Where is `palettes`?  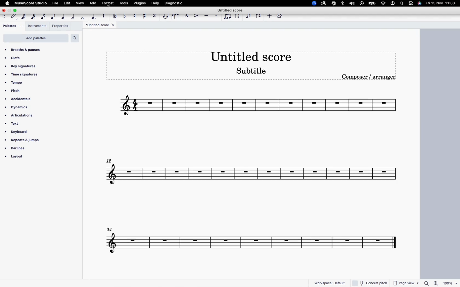
palettes is located at coordinates (12, 26).